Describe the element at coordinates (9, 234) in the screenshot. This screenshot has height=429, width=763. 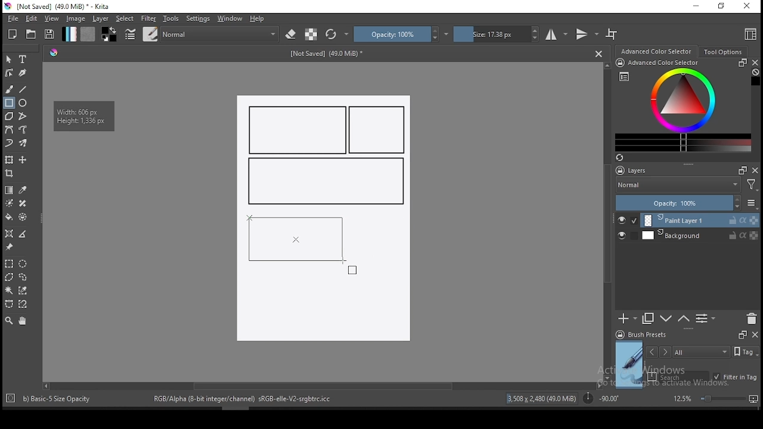
I see `assistant tool` at that location.